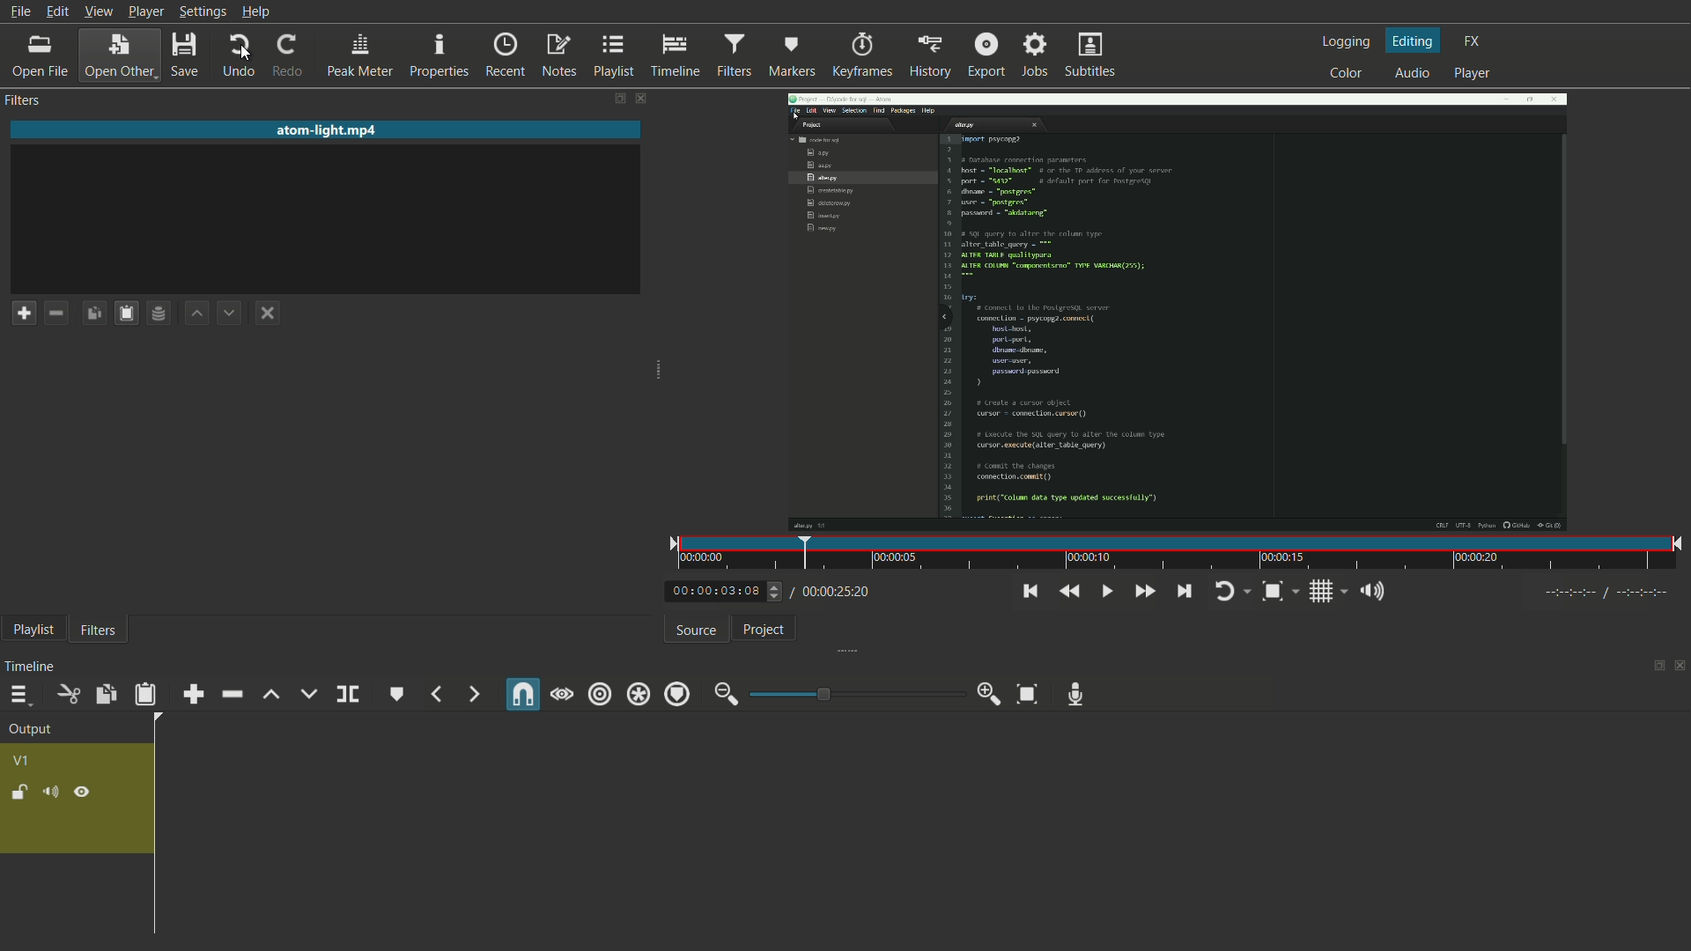 The height and width of the screenshot is (951, 1691). I want to click on total time, so click(834, 593).